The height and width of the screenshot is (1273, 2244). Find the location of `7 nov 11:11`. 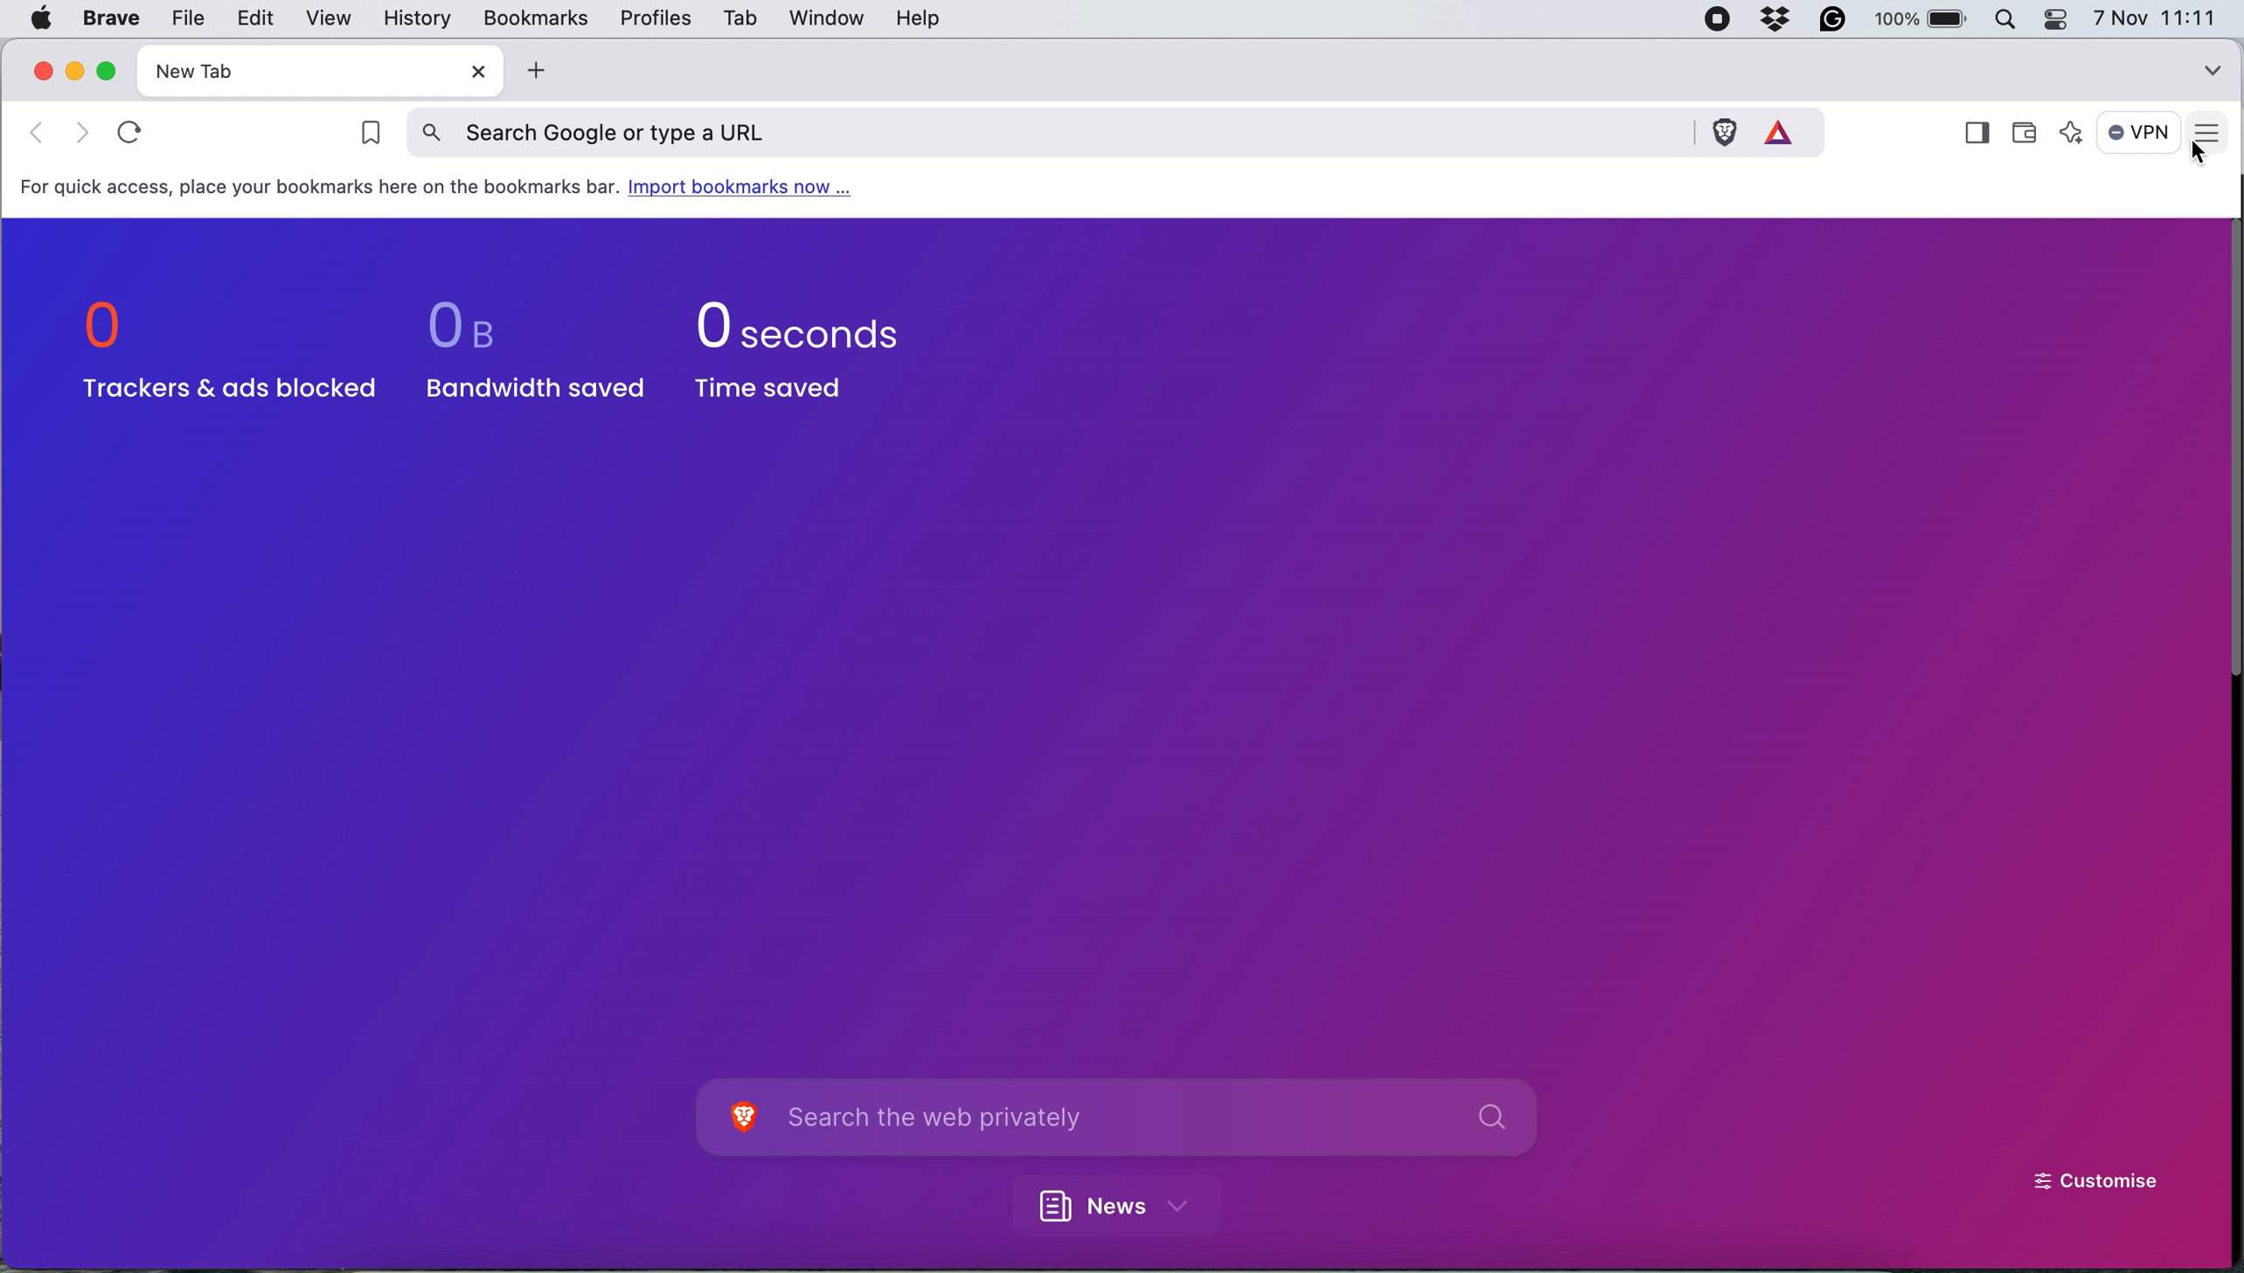

7 nov 11:11 is located at coordinates (2155, 18).